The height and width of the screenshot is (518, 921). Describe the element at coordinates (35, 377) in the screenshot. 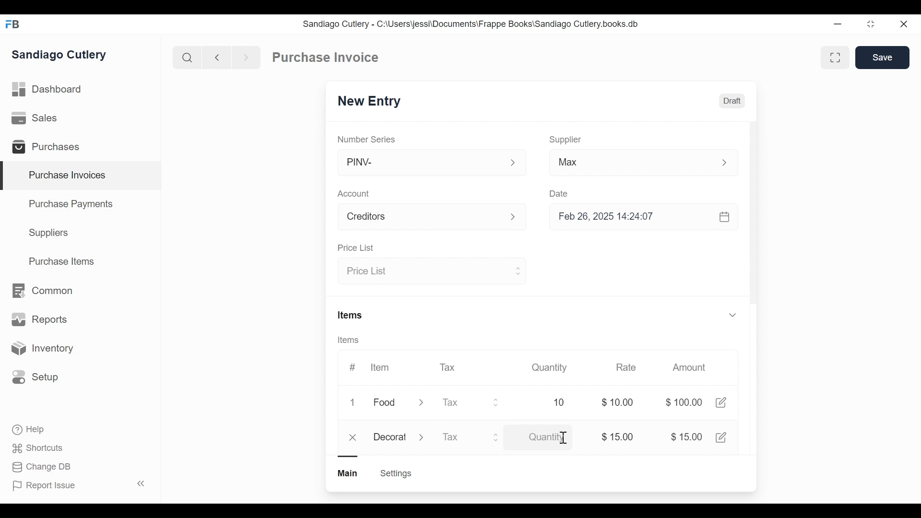

I see `Setup` at that location.